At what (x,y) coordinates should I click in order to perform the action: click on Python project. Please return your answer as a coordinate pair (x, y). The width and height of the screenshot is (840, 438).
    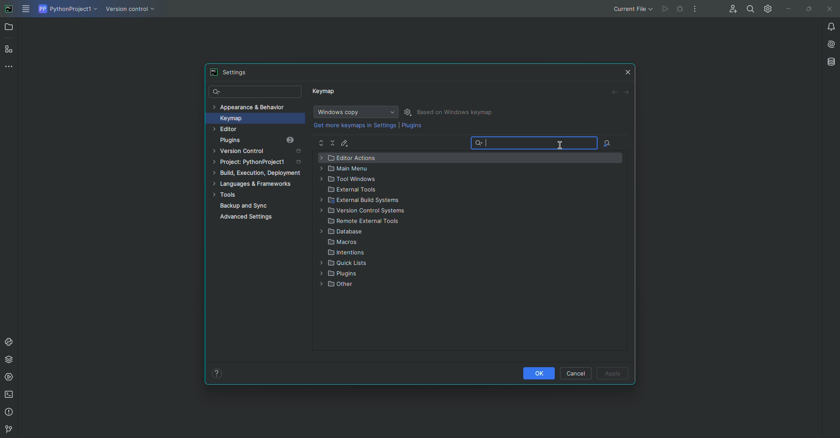
    Looking at the image, I should click on (67, 9).